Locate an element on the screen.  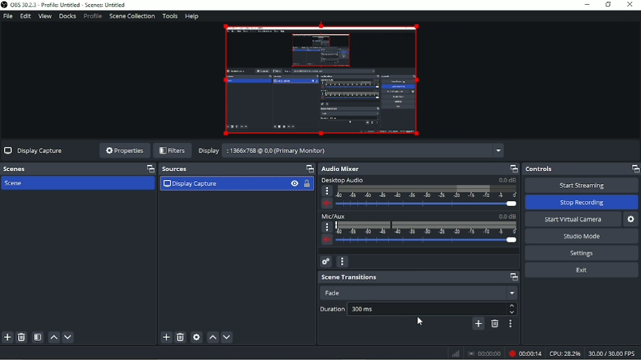
Video Centered  is located at coordinates (323, 80).